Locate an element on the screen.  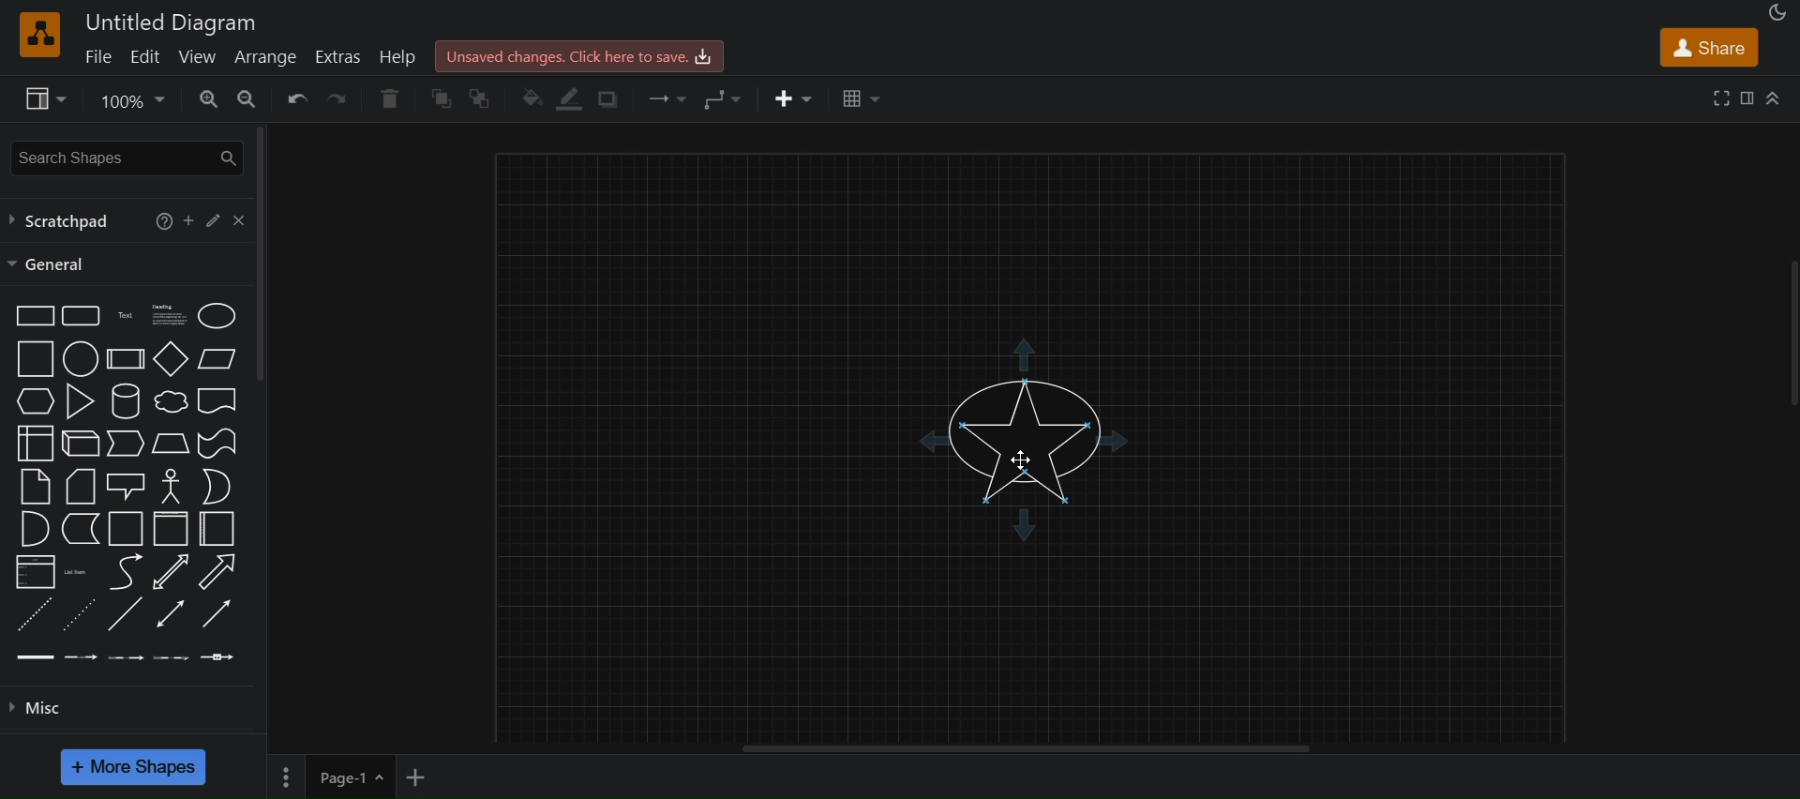
text is located at coordinates (126, 315).